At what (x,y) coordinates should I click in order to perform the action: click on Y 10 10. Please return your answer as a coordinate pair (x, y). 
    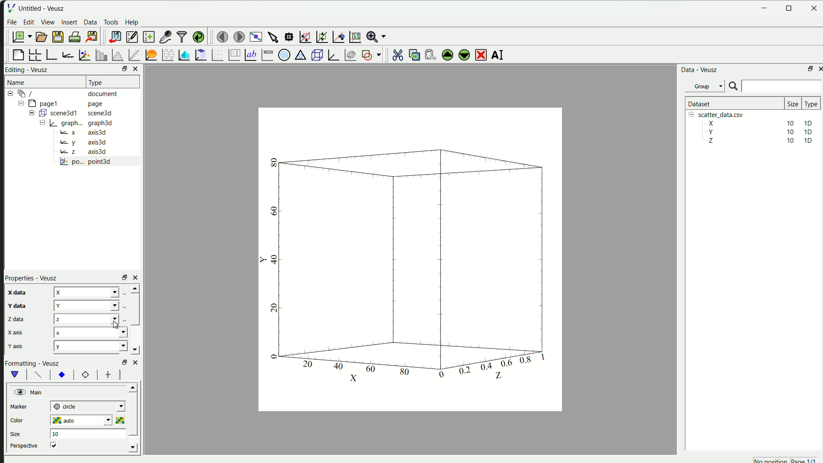
    Looking at the image, I should click on (757, 132).